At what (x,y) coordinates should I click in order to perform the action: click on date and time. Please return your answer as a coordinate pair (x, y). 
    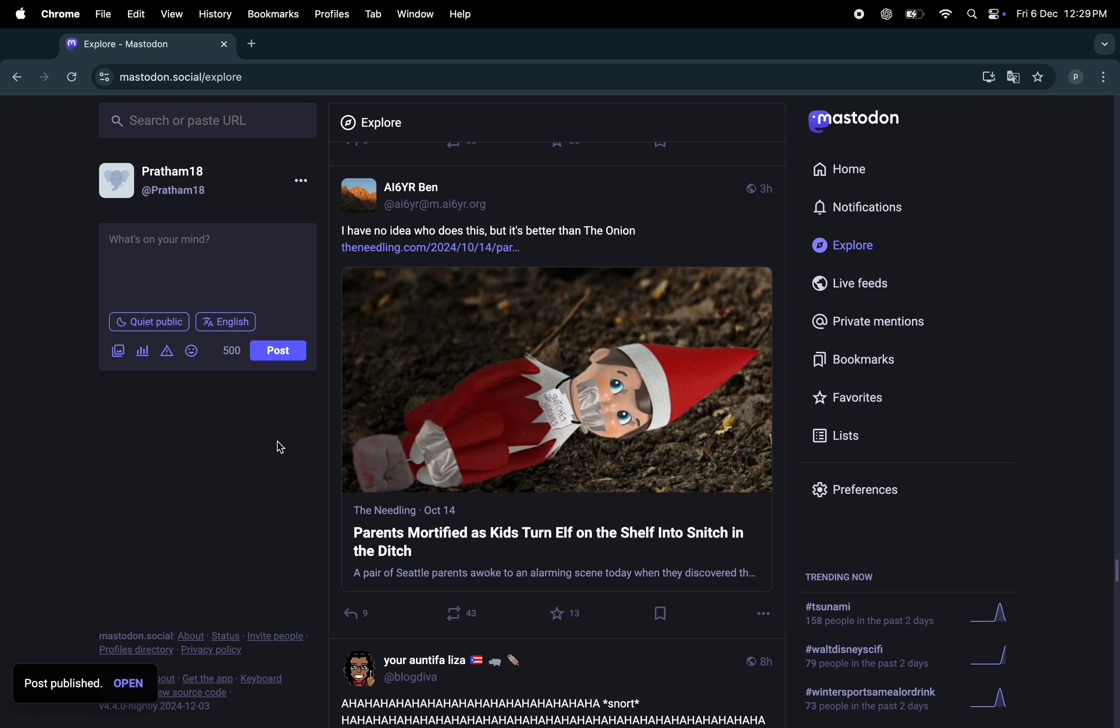
    Looking at the image, I should click on (1061, 14).